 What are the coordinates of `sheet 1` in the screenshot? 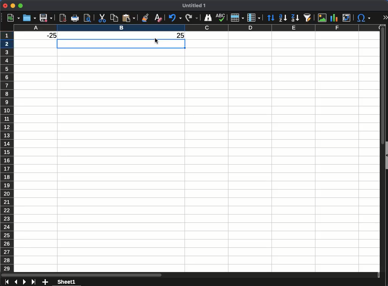 It's located at (66, 281).